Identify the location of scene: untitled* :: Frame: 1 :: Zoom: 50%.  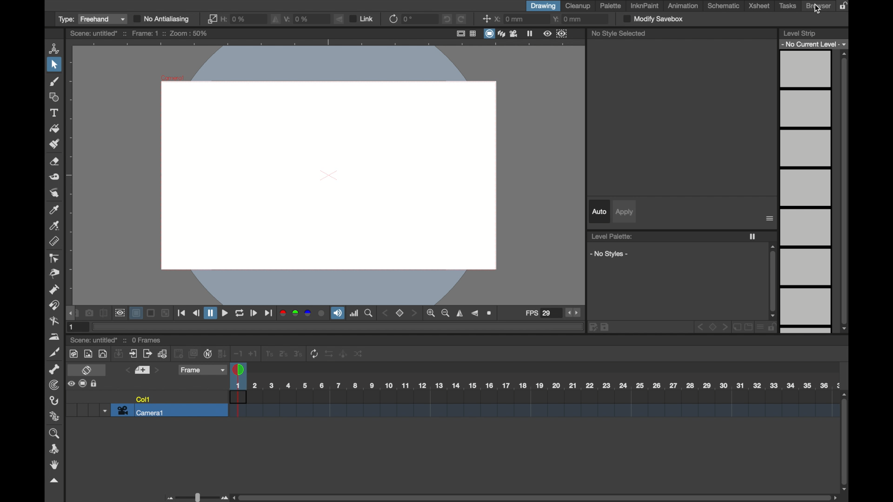
(141, 33).